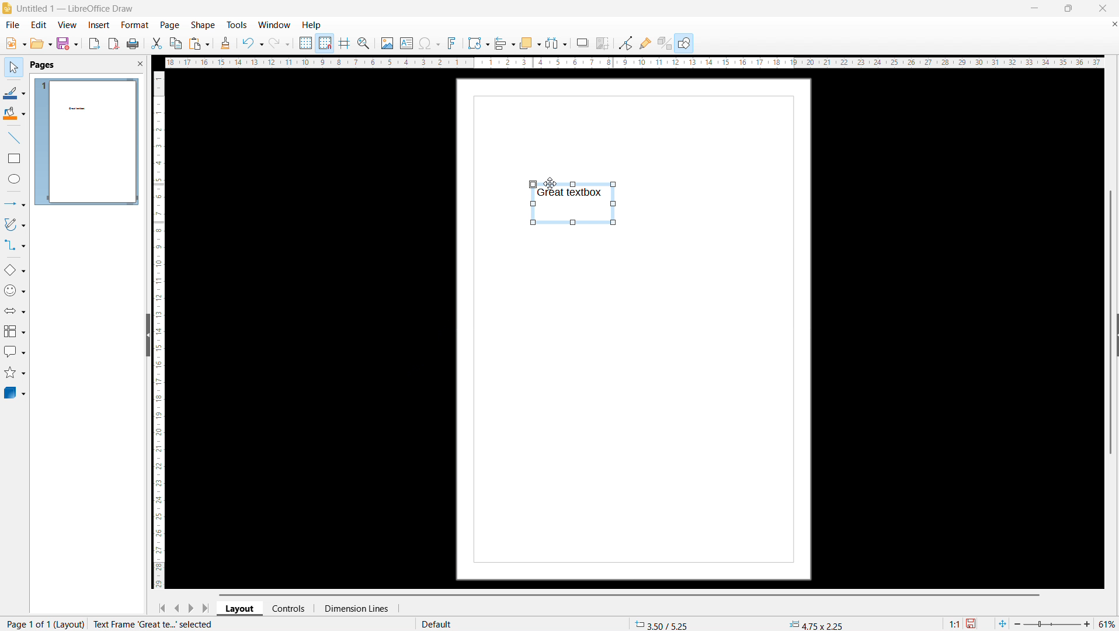 This screenshot has height=631, width=1119. What do you see at coordinates (453, 42) in the screenshot?
I see `insert fontwork text` at bounding box center [453, 42].